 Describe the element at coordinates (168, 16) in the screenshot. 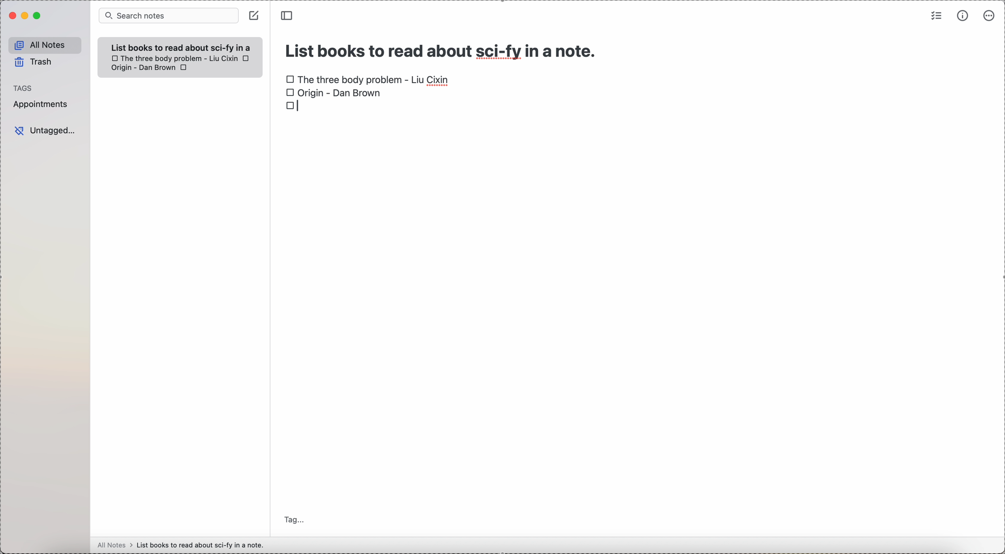

I see `search bar` at that location.